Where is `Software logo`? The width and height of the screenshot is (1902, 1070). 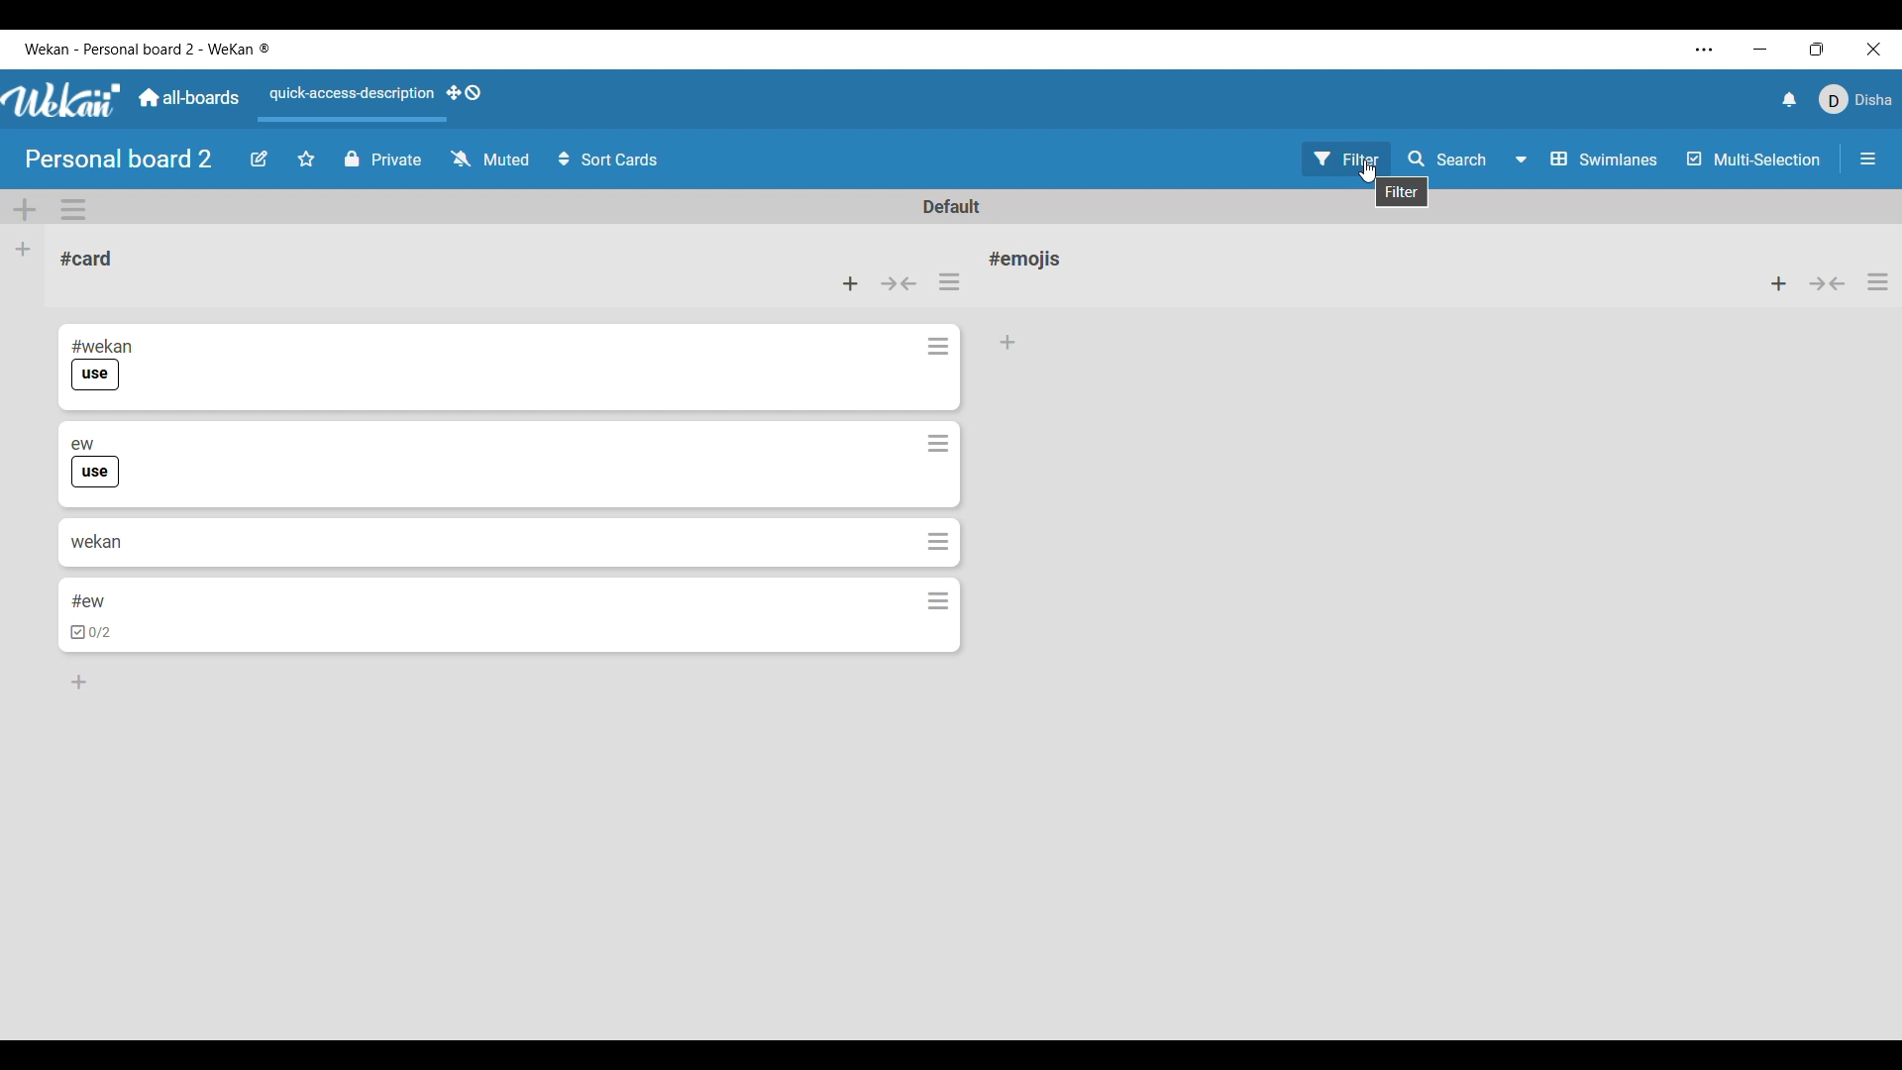
Software logo is located at coordinates (62, 100).